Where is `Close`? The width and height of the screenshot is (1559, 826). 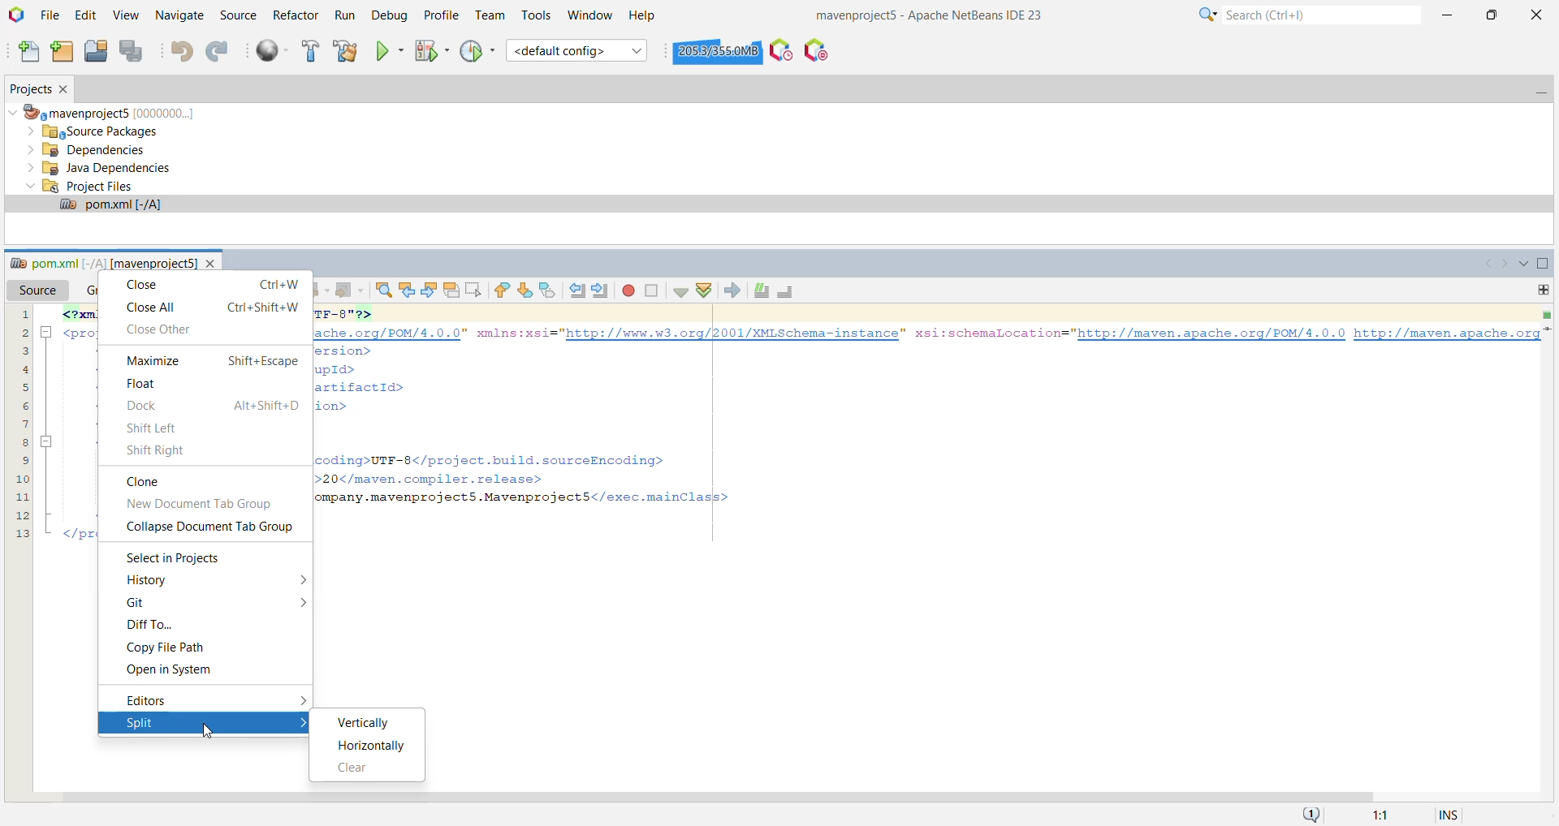 Close is located at coordinates (211, 286).